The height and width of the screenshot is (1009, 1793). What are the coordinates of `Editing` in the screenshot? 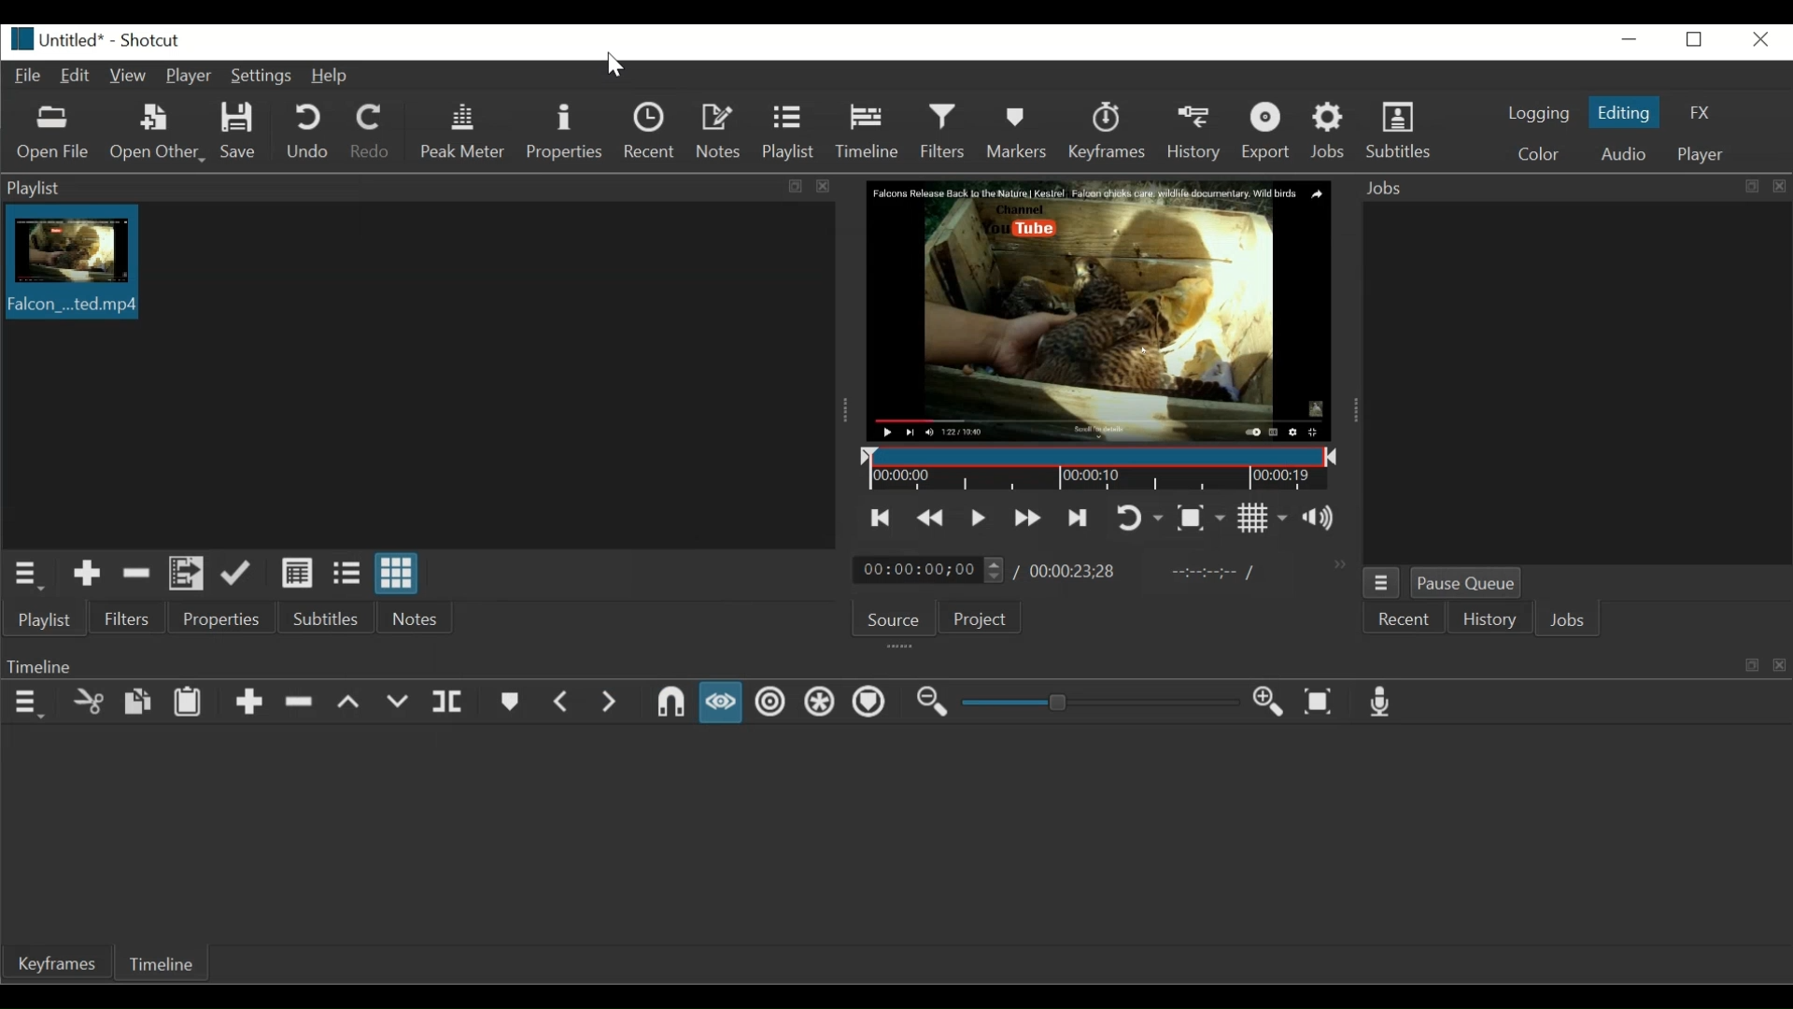 It's located at (1624, 113).